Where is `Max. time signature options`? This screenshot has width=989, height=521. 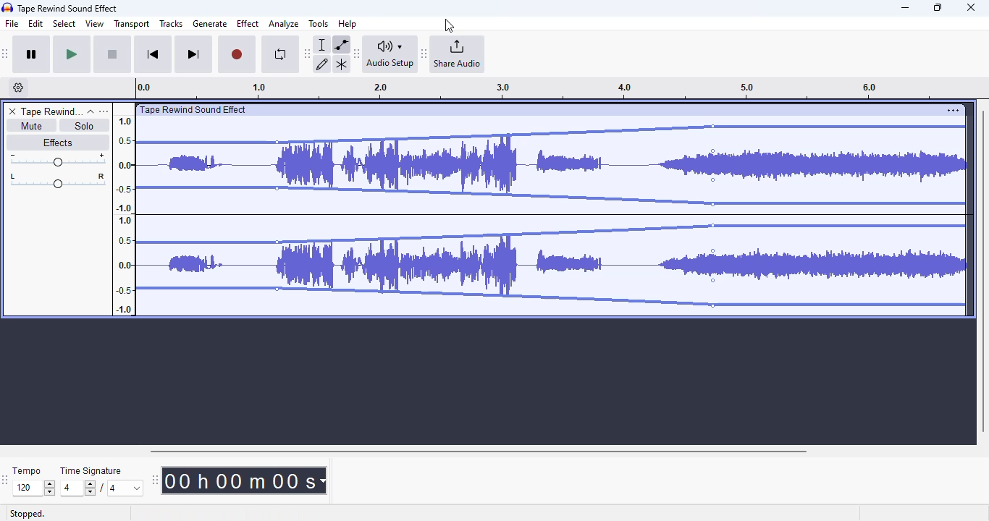
Max. time signature options is located at coordinates (126, 488).